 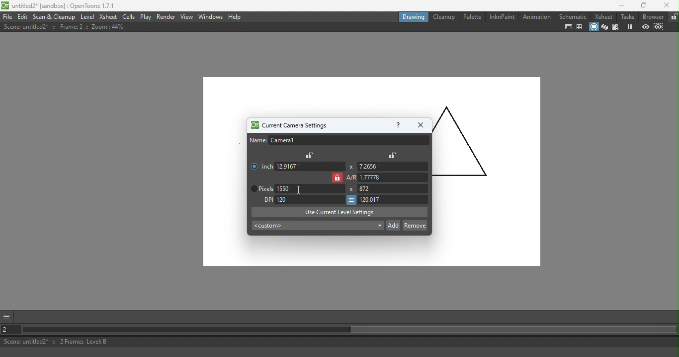 I want to click on Lock, so click(x=392, y=155).